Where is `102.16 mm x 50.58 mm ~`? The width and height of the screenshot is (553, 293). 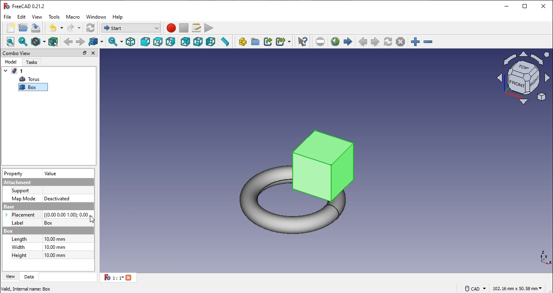
102.16 mm x 50.58 mm ~ is located at coordinates (517, 288).